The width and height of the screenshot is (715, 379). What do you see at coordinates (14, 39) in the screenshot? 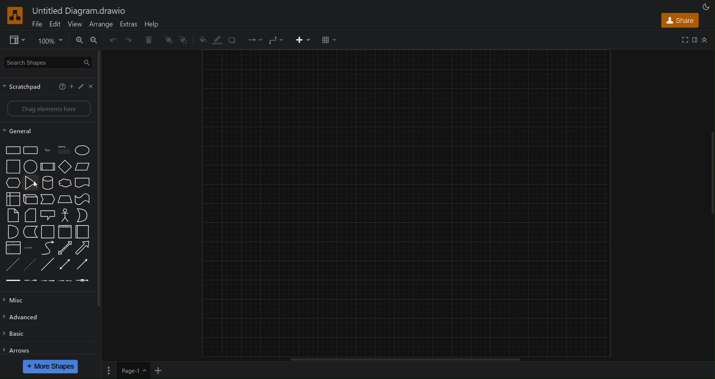
I see `View` at bounding box center [14, 39].